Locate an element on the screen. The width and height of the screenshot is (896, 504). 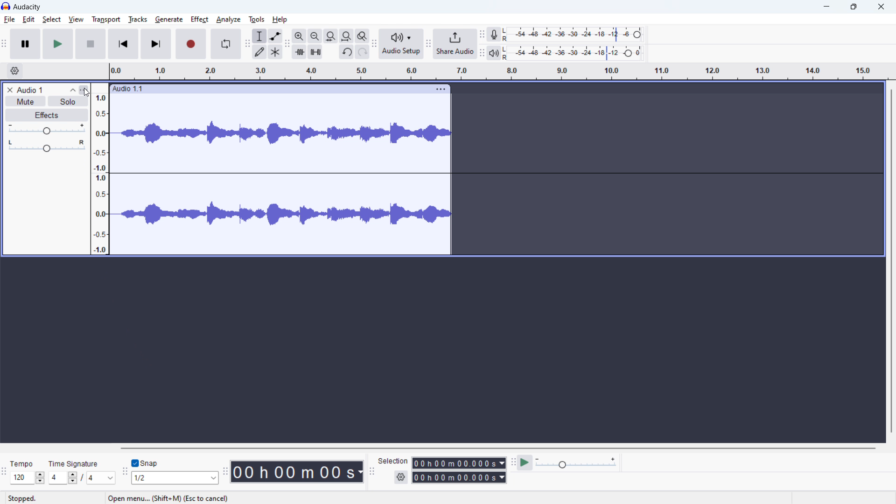
timeline is located at coordinates (497, 71).